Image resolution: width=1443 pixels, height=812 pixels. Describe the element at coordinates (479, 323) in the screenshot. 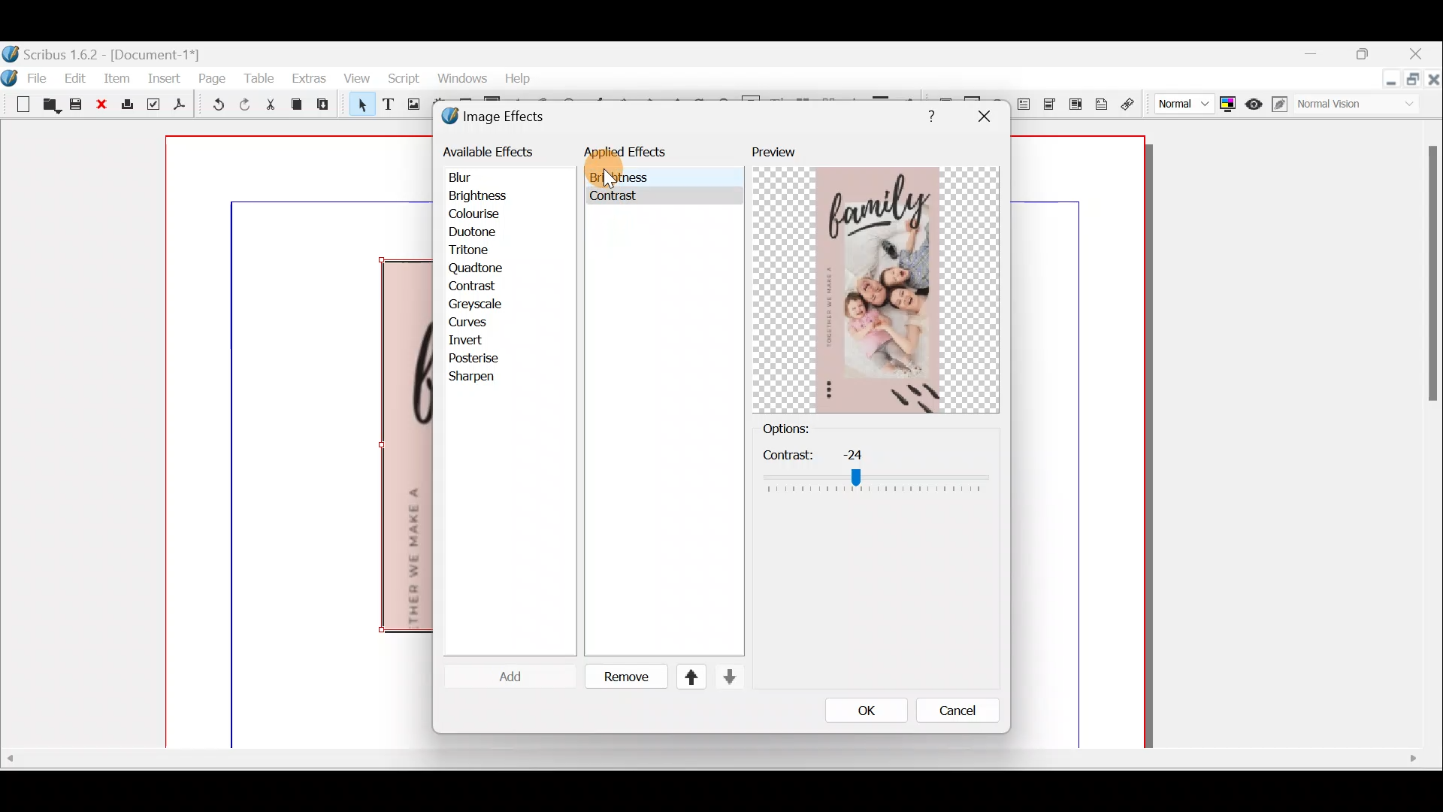

I see `Curves` at that location.